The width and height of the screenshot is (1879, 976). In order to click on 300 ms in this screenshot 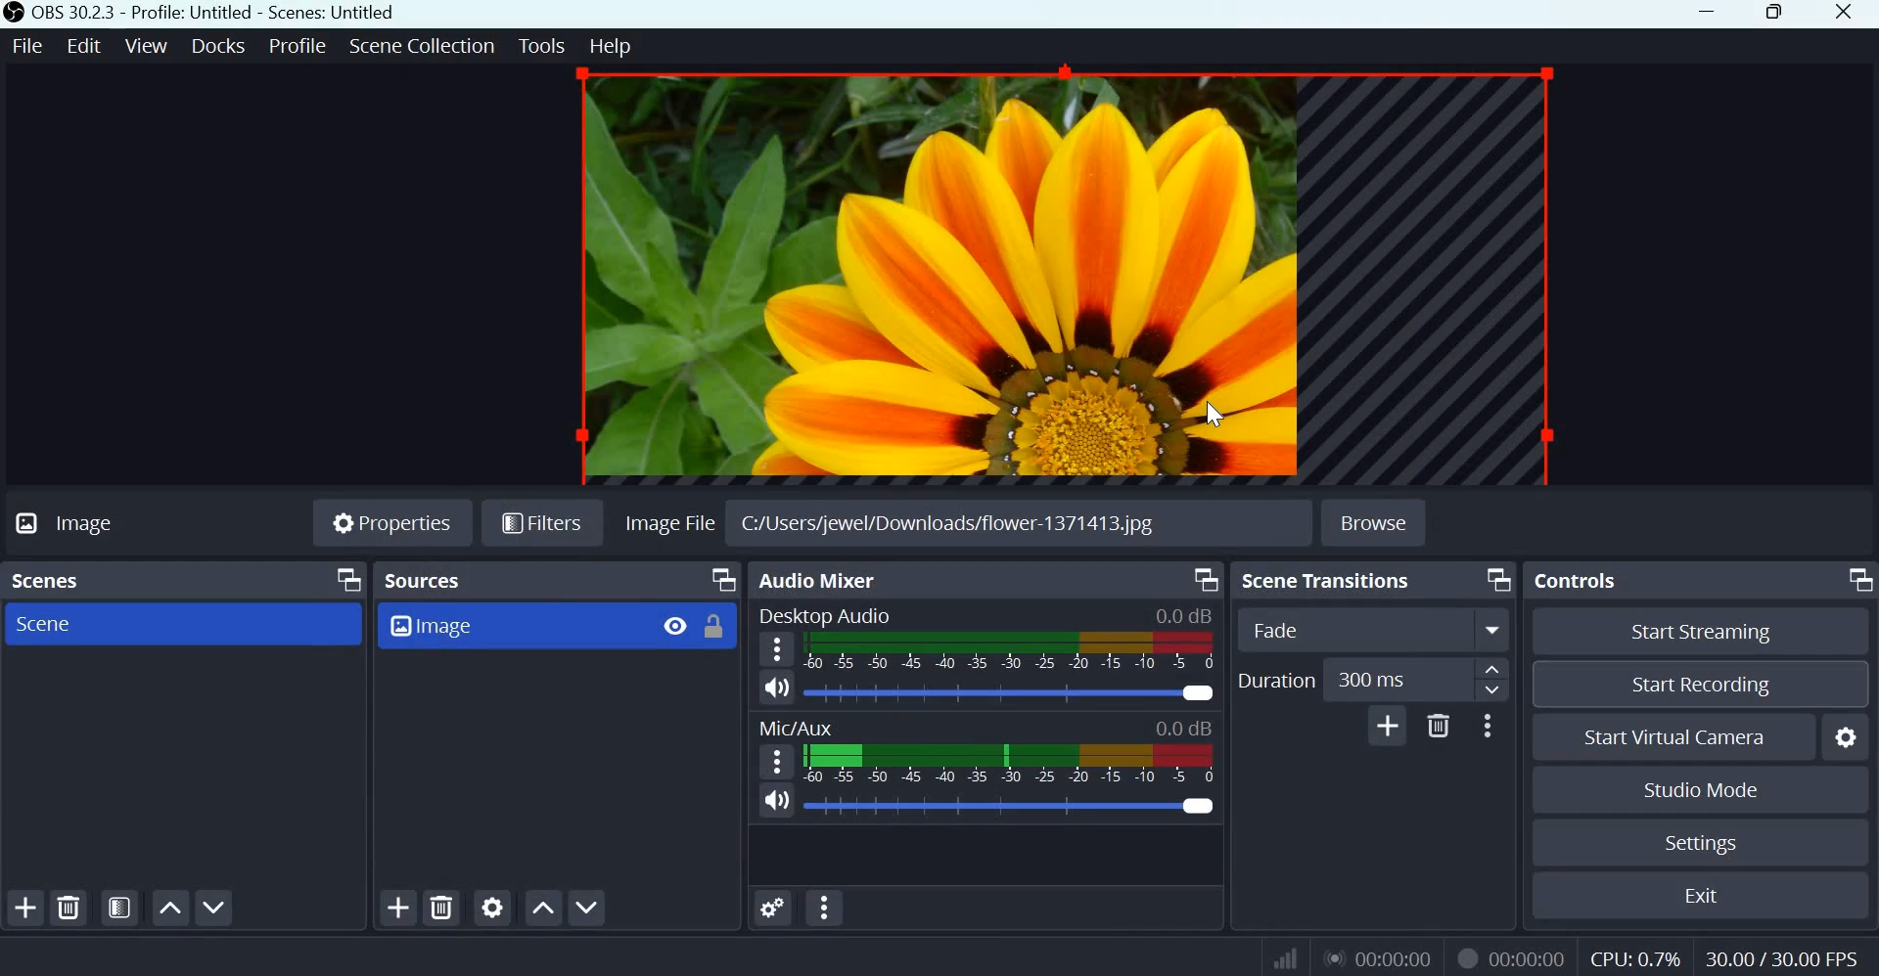, I will do `click(1400, 682)`.